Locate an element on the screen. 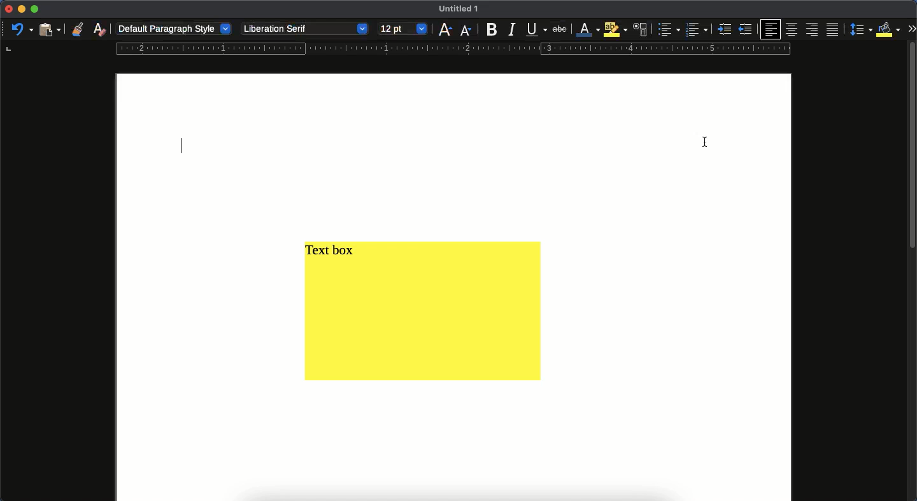 The image size is (917, 501). left align is located at coordinates (772, 29).